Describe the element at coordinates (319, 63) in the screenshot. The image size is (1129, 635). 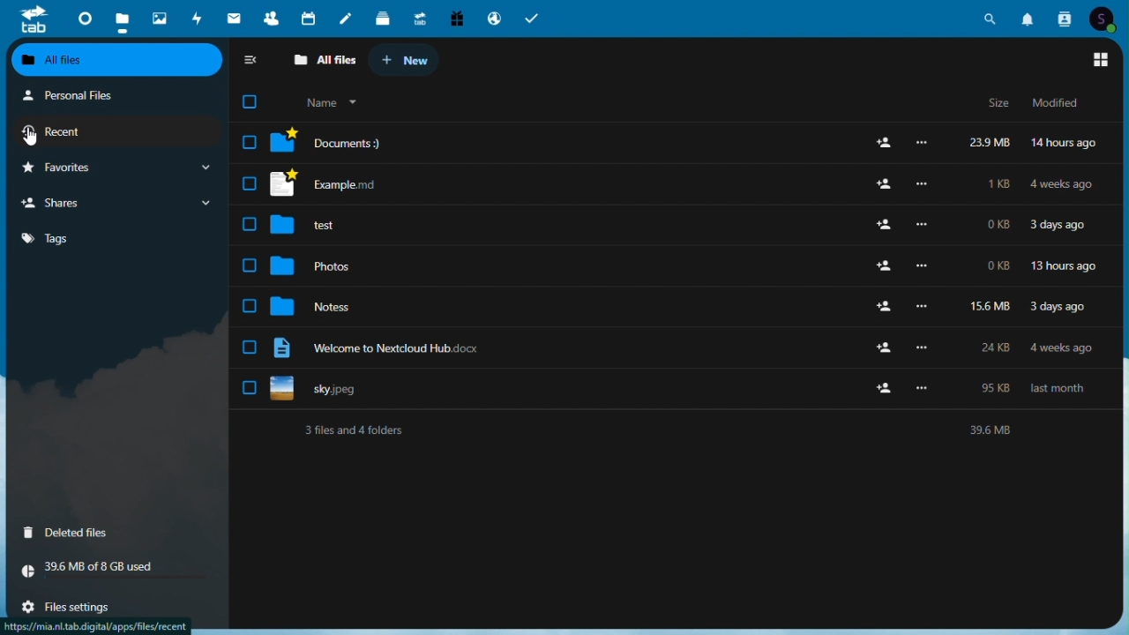
I see `all files` at that location.